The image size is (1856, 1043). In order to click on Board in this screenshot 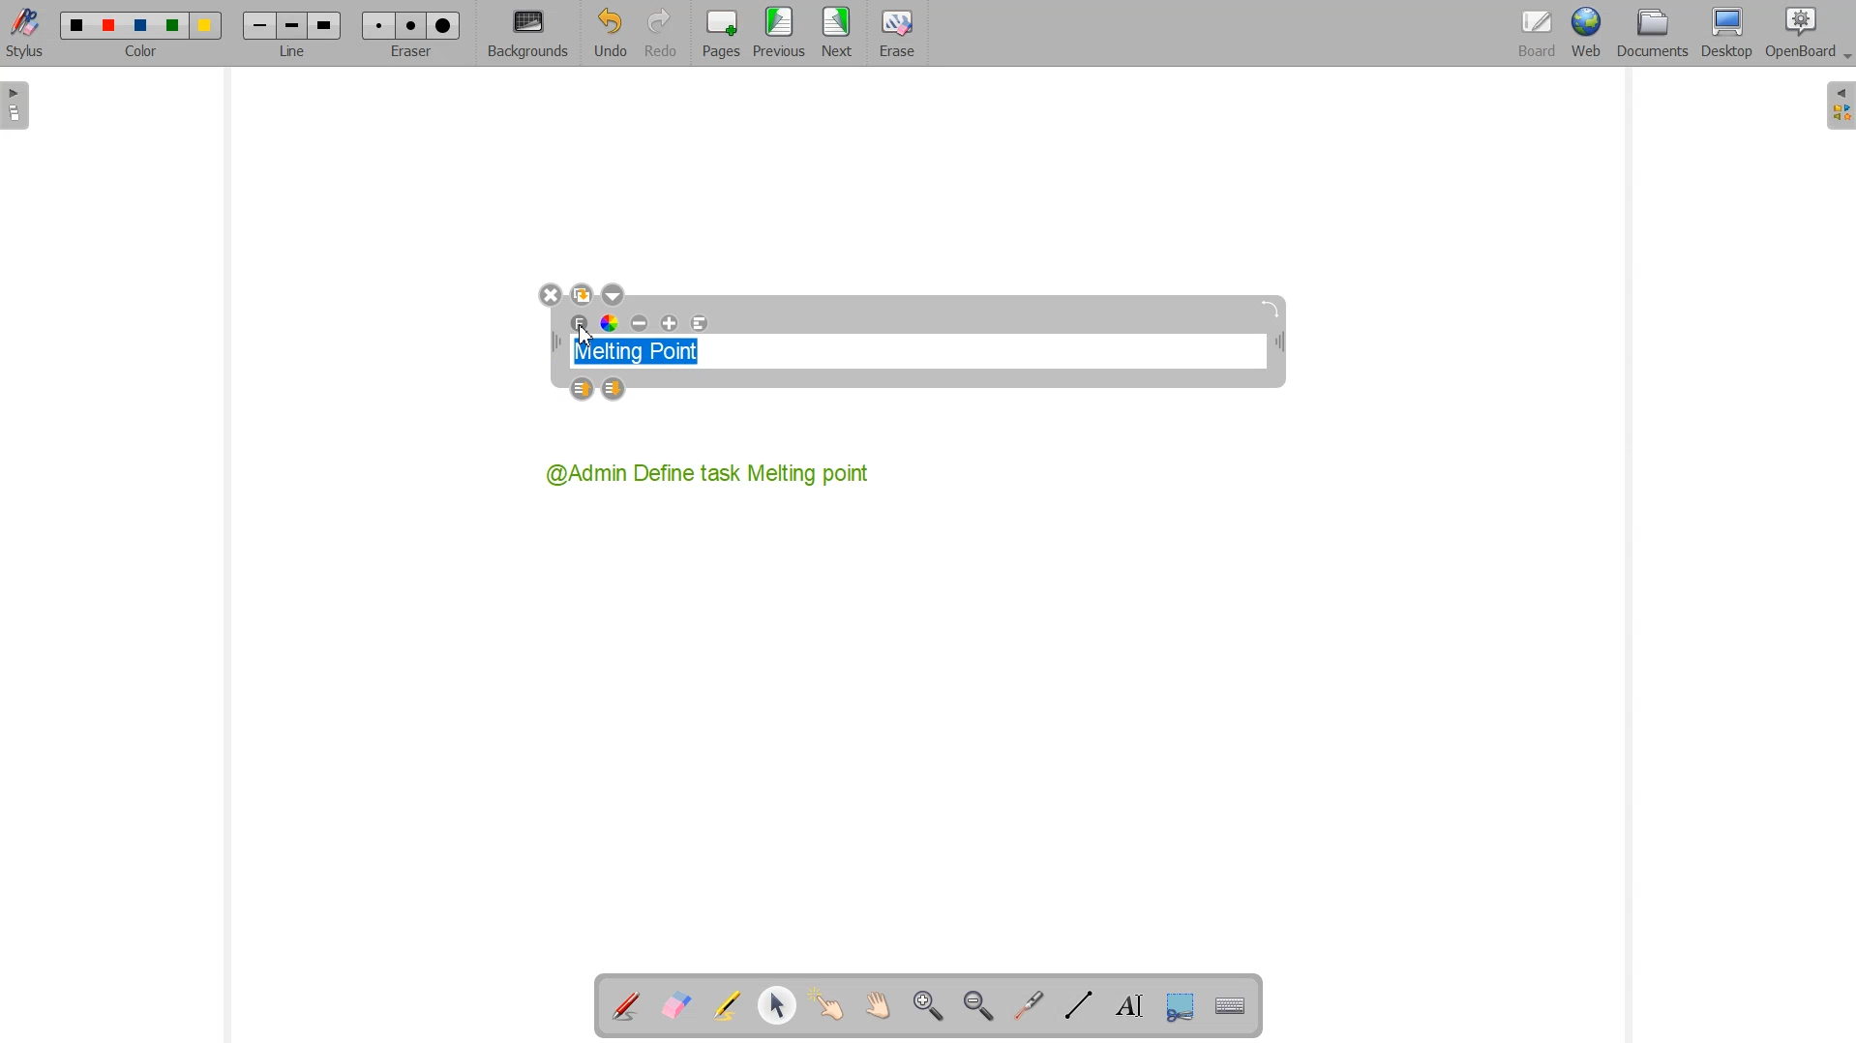, I will do `click(1534, 35)`.